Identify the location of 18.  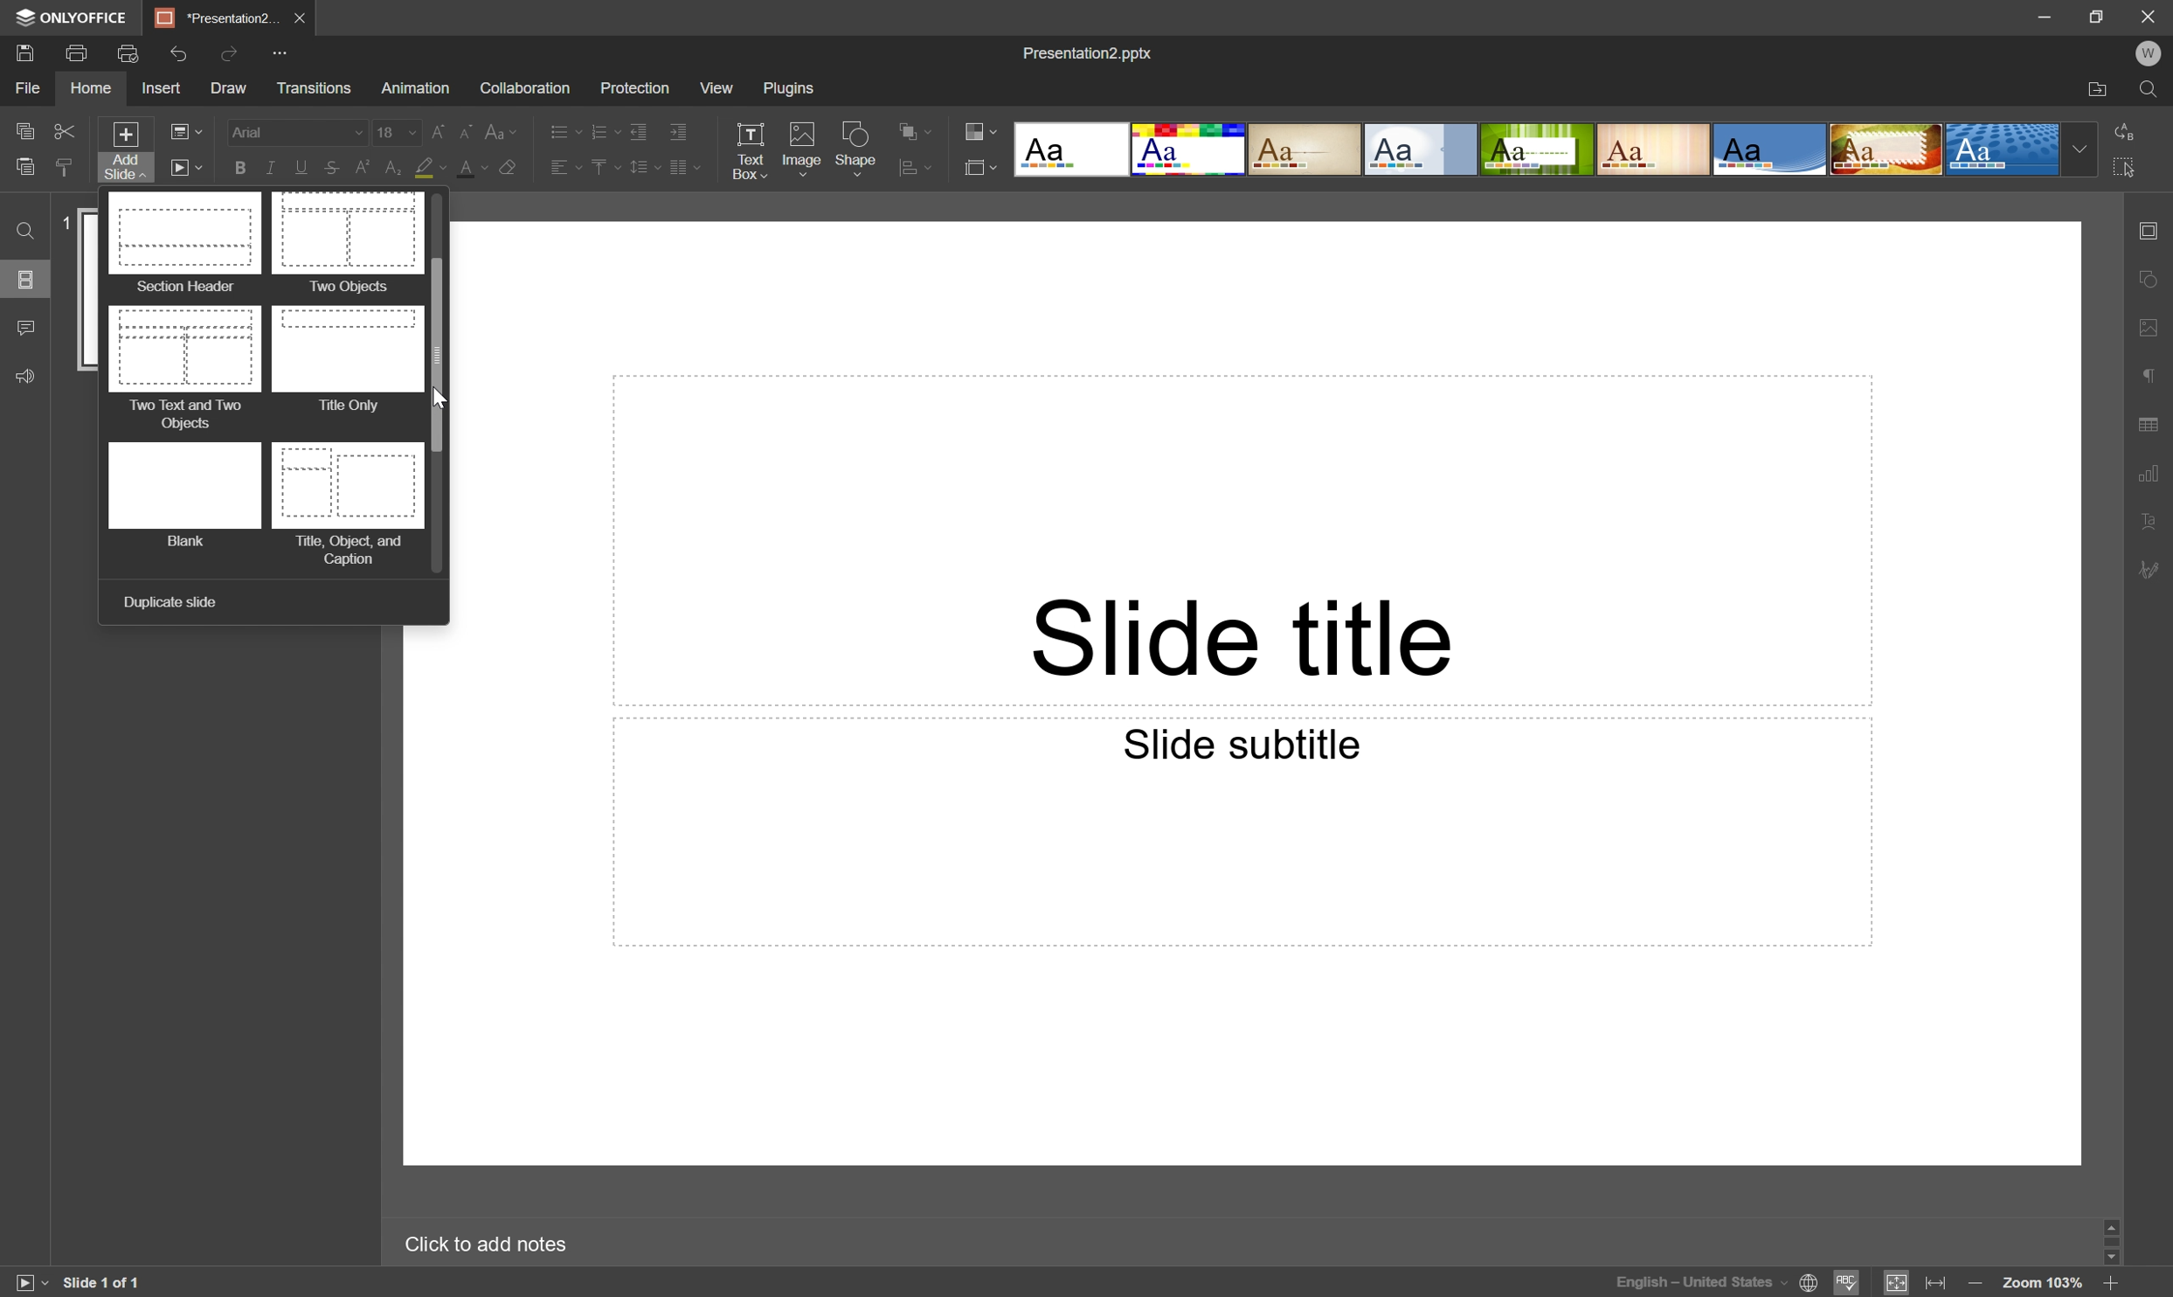
(394, 128).